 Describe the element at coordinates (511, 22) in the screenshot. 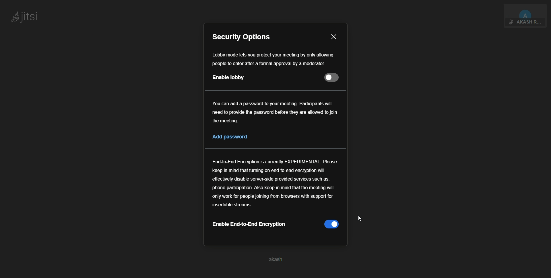

I see `mute` at that location.